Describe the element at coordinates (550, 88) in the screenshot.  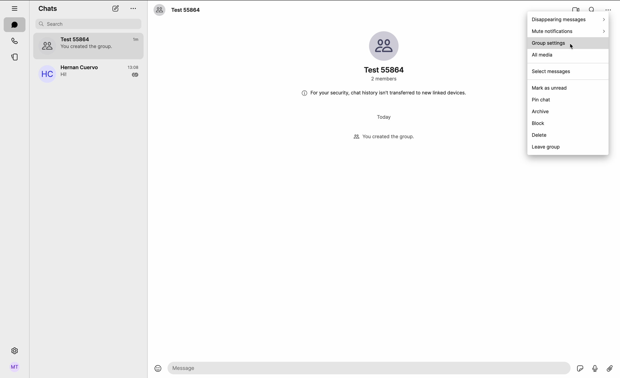
I see `mark as unread` at that location.